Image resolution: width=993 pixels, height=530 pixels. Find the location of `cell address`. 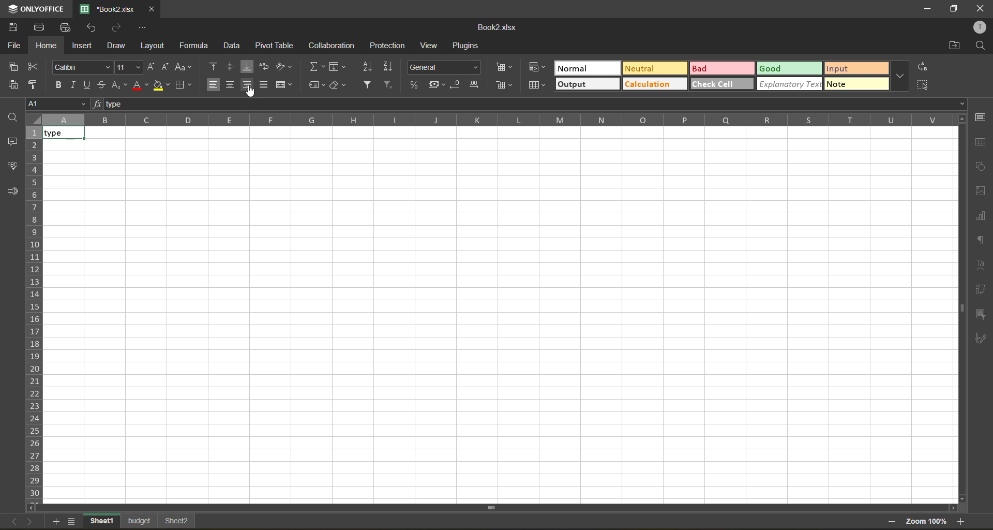

cell address is located at coordinates (59, 104).